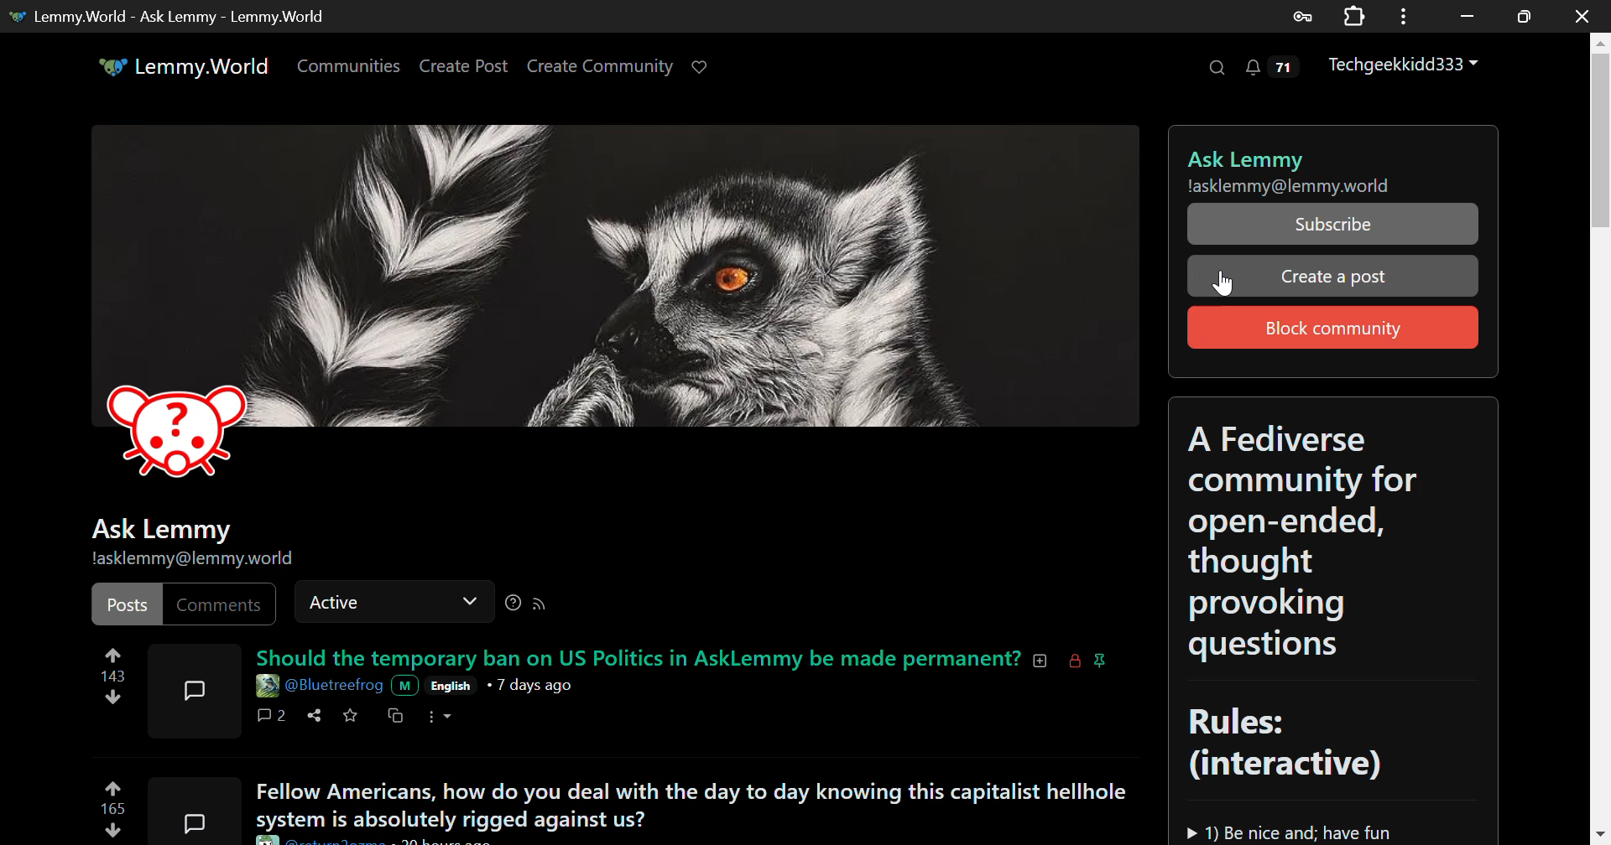  I want to click on Cursor Position, so click(1223, 283).